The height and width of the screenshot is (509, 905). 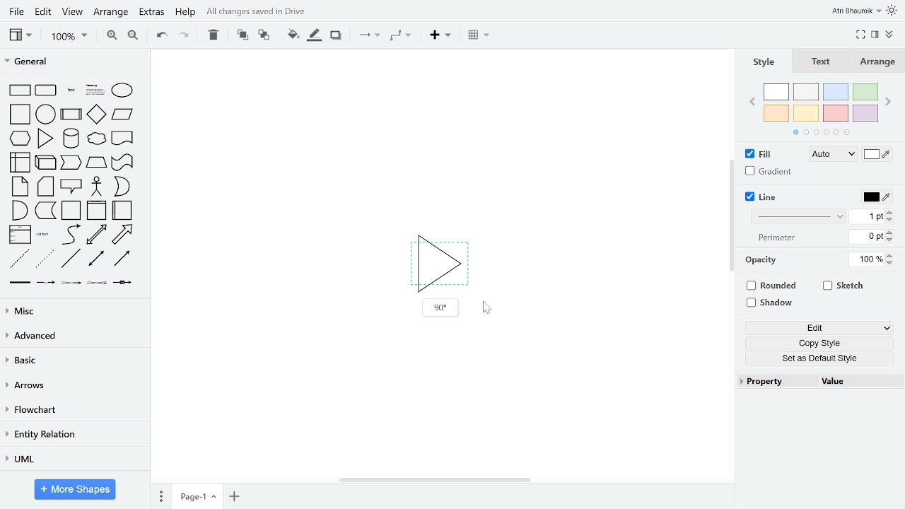 I want to click on arrange, so click(x=112, y=12).